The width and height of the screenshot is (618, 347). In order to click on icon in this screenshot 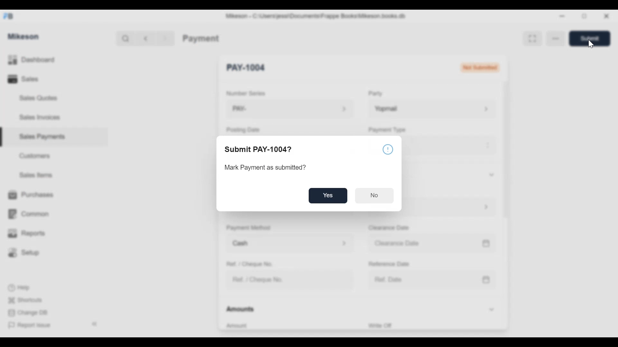, I will do `click(388, 149)`.